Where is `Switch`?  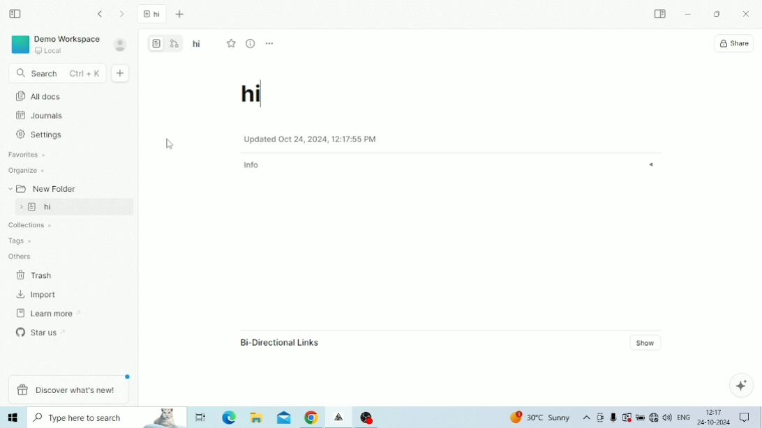 Switch is located at coordinates (166, 43).